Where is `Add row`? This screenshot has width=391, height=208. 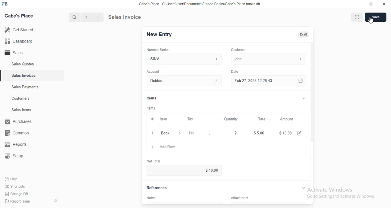 Add row is located at coordinates (163, 147).